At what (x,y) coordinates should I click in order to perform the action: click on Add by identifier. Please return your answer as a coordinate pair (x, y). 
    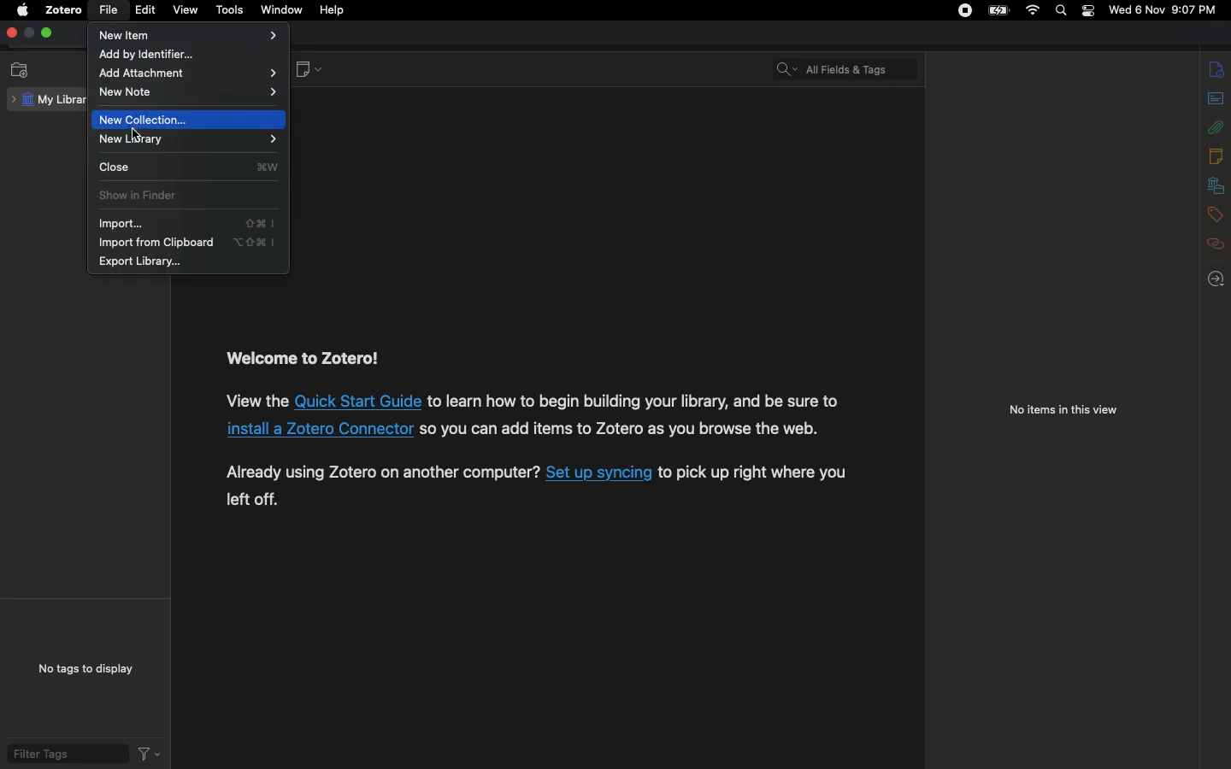
    Looking at the image, I should click on (171, 56).